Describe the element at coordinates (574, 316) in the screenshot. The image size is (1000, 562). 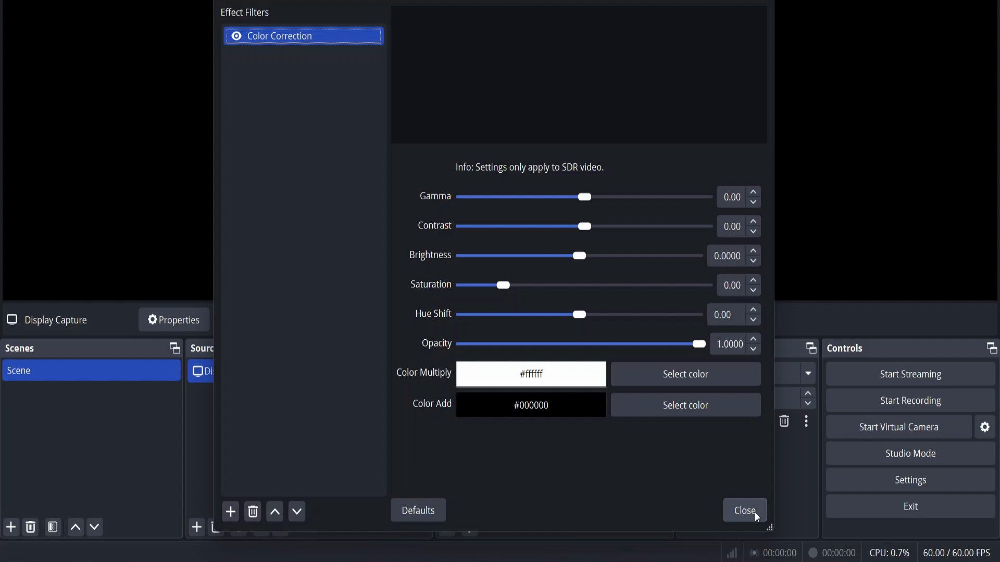
I see `Hue Shift ses) 000` at that location.